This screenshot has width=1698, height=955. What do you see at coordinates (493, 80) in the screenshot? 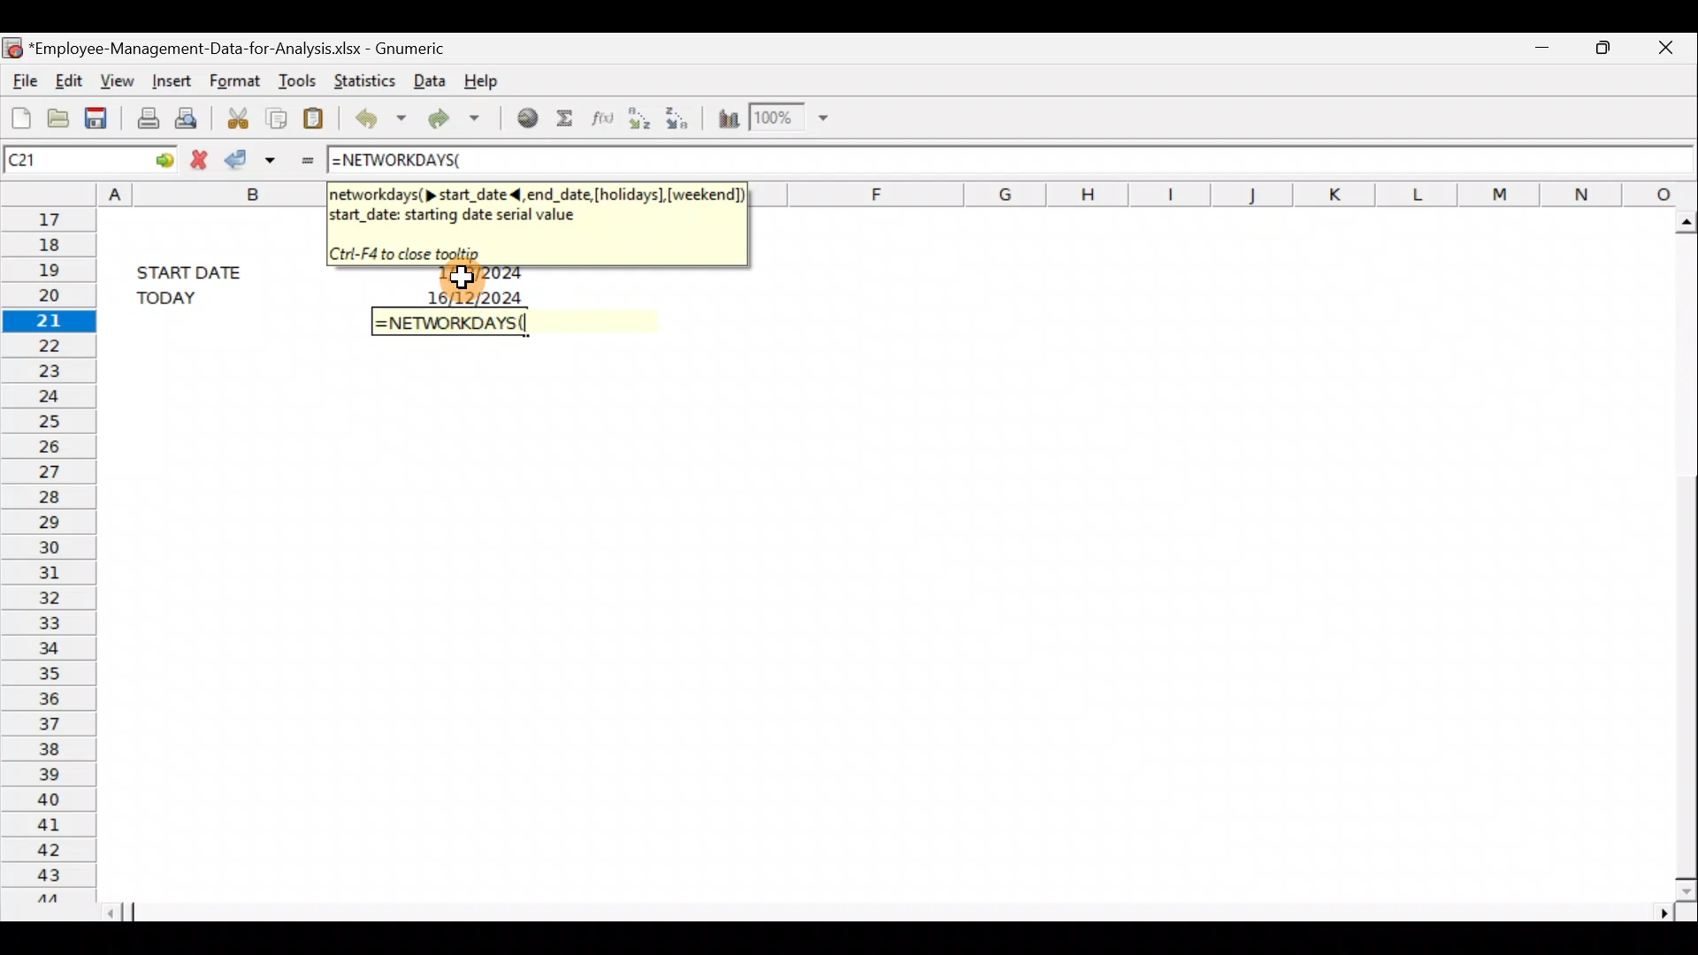
I see `Help` at bounding box center [493, 80].